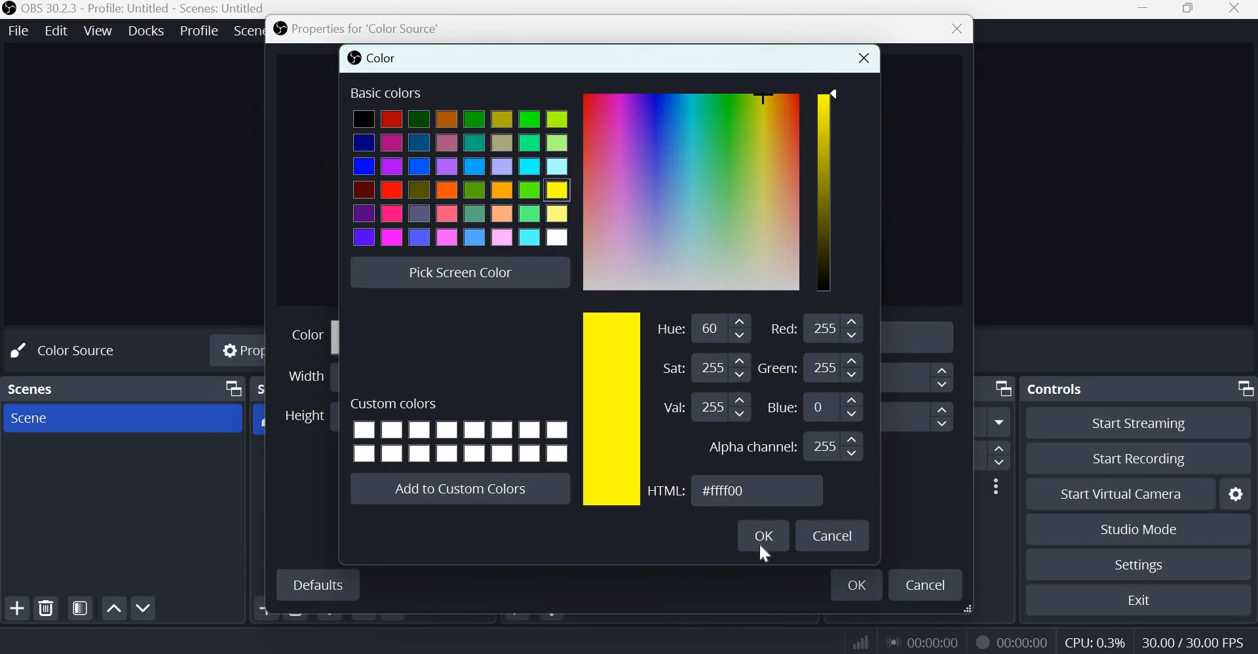 The width and height of the screenshot is (1258, 654). Describe the element at coordinates (722, 408) in the screenshot. I see `Input` at that location.